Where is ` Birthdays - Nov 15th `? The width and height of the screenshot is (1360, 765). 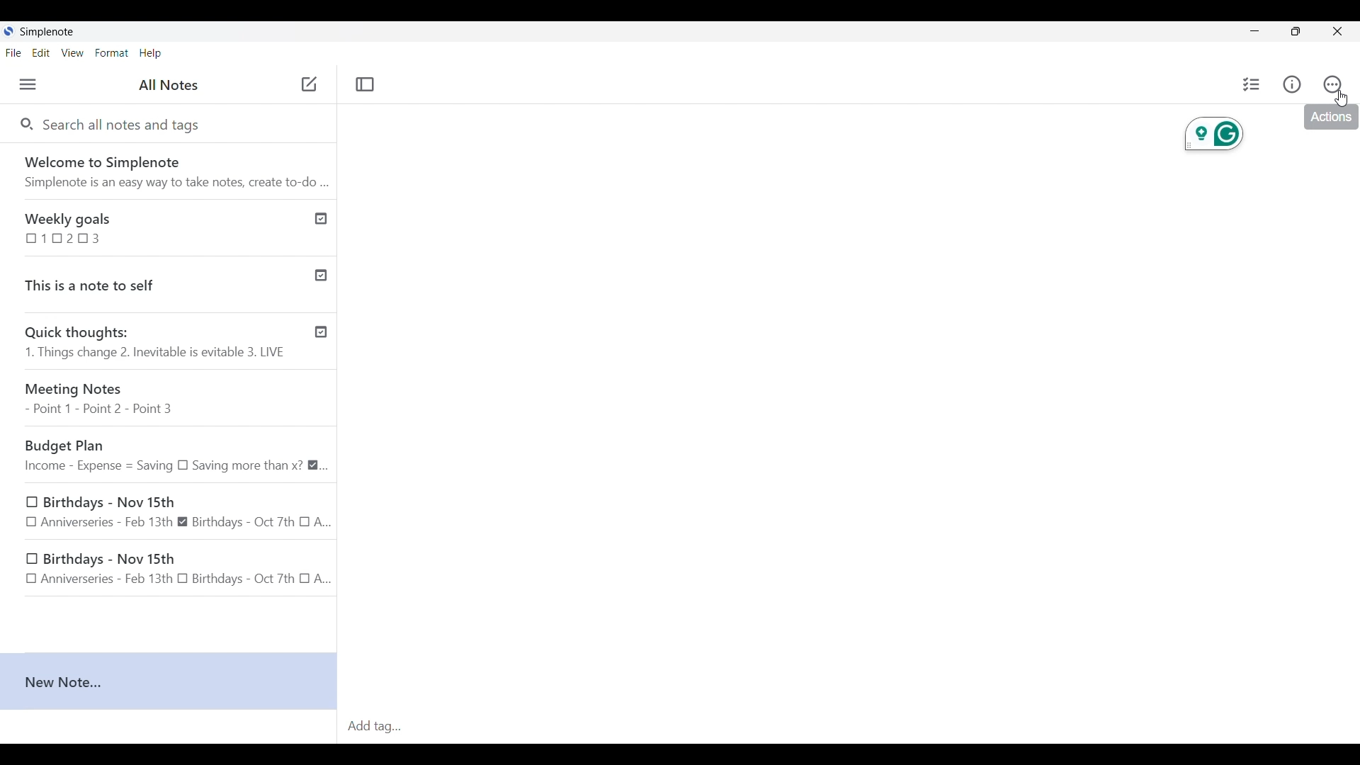  Birthdays - Nov 15th  is located at coordinates (177, 512).